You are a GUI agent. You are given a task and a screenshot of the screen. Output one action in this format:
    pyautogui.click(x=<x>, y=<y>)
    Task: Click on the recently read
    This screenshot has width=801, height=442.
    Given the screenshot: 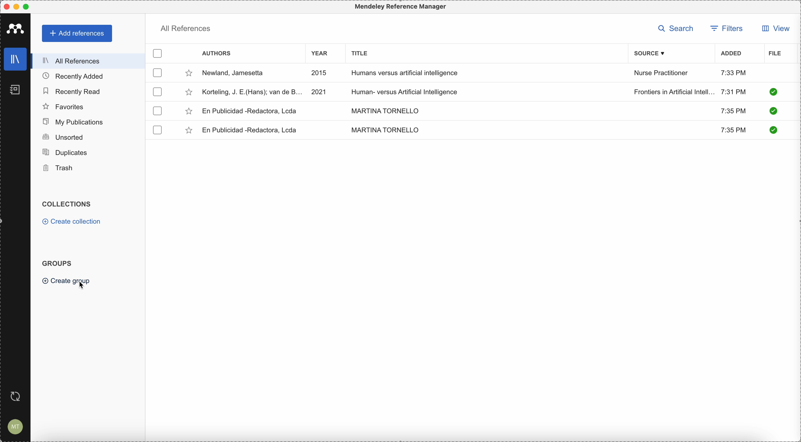 What is the action you would take?
    pyautogui.click(x=71, y=90)
    